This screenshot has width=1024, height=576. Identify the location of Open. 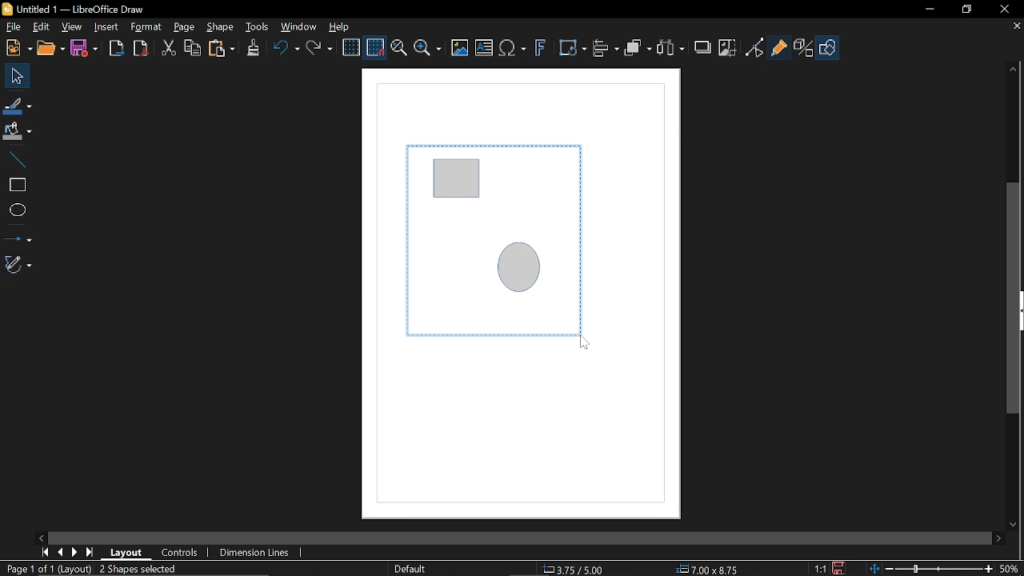
(50, 49).